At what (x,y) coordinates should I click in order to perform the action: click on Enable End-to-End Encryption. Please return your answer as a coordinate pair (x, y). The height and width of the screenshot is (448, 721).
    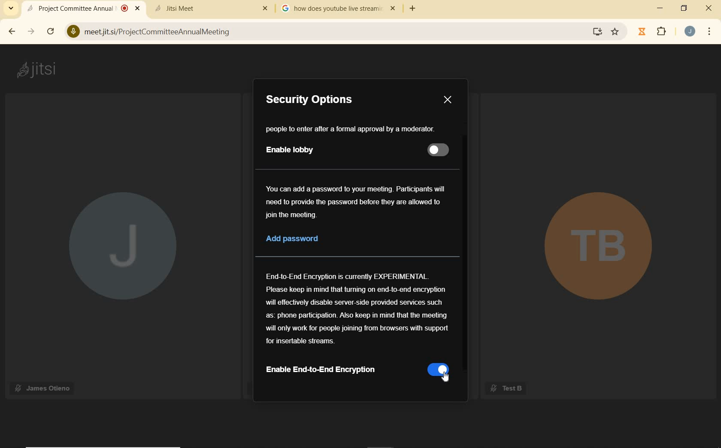
    Looking at the image, I should click on (333, 369).